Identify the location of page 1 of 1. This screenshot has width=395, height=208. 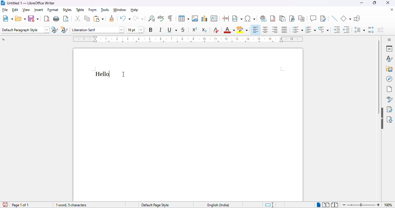
(21, 205).